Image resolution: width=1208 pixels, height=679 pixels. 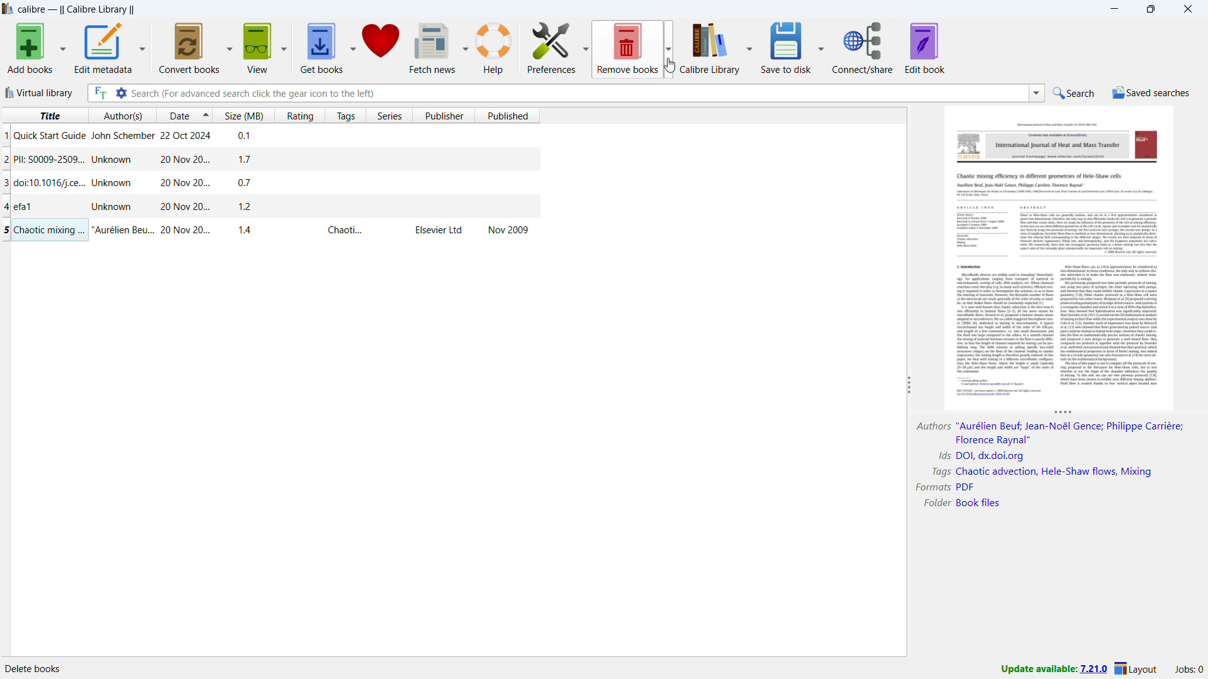 What do you see at coordinates (300, 116) in the screenshot?
I see `sort by rating` at bounding box center [300, 116].